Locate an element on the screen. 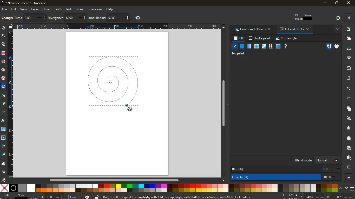  screen is located at coordinates (279, 47).